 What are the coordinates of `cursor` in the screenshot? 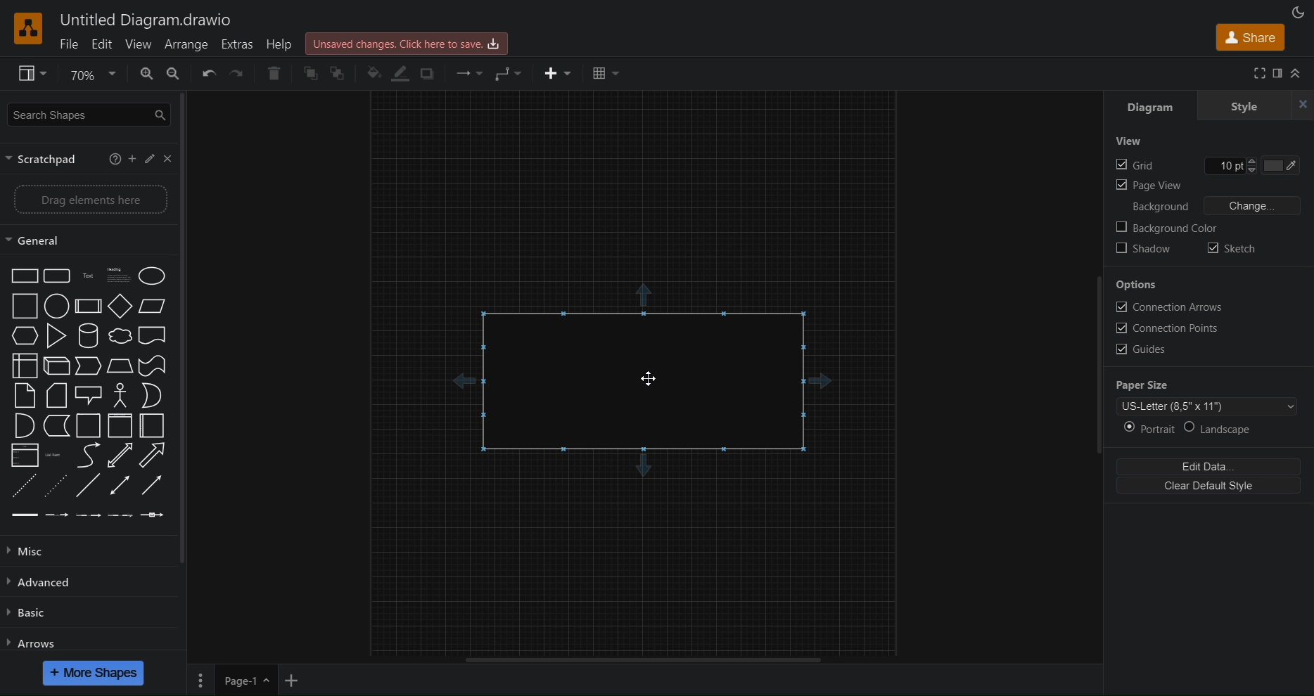 It's located at (651, 379).